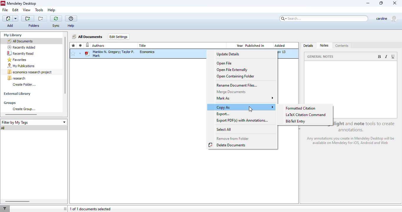 The width and height of the screenshot is (402, 212). I want to click on toggle sidebar, so click(66, 209).